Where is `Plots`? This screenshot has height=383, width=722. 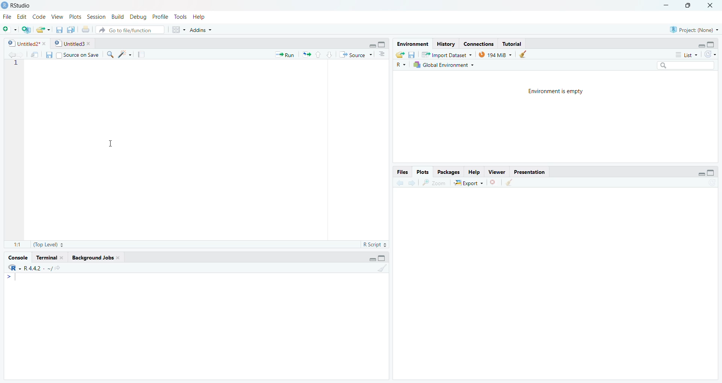
Plots is located at coordinates (424, 172).